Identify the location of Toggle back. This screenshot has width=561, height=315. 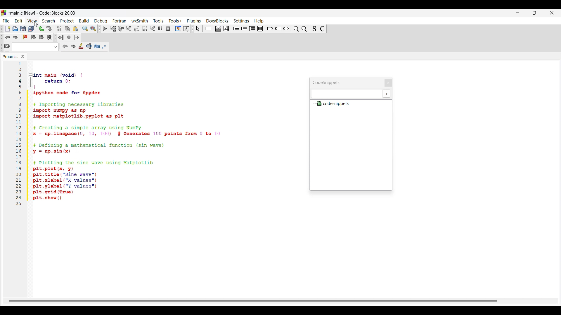
(8, 38).